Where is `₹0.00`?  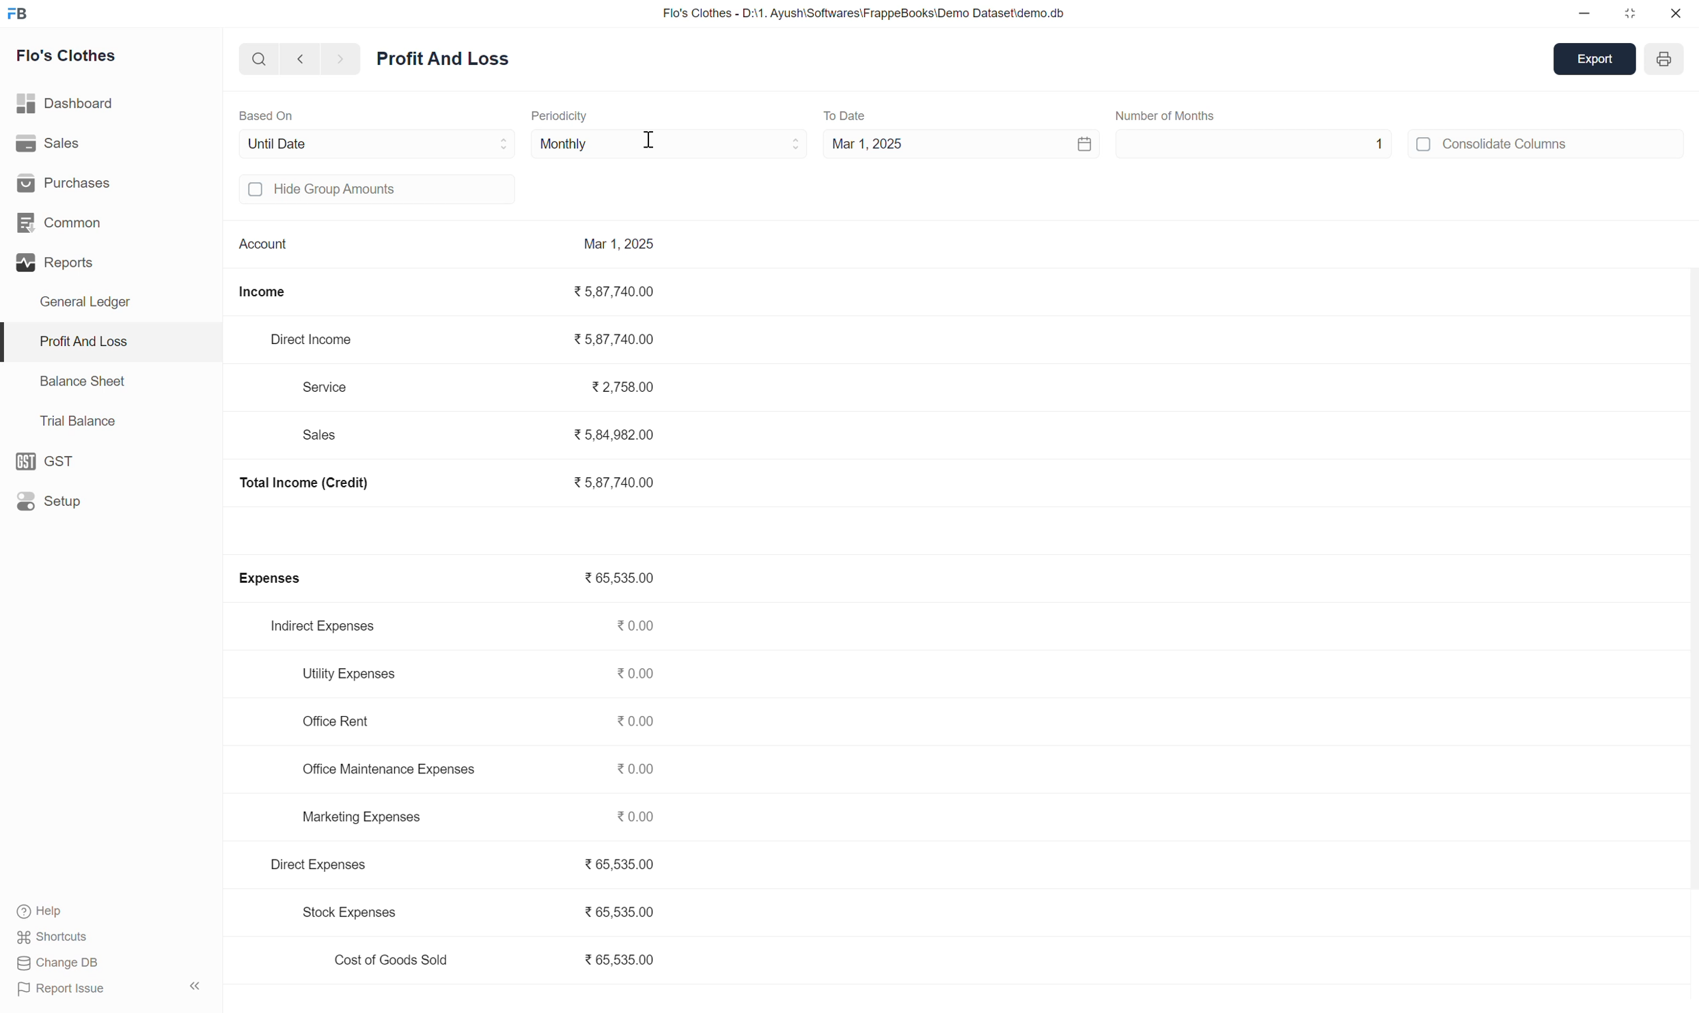 ₹0.00 is located at coordinates (637, 627).